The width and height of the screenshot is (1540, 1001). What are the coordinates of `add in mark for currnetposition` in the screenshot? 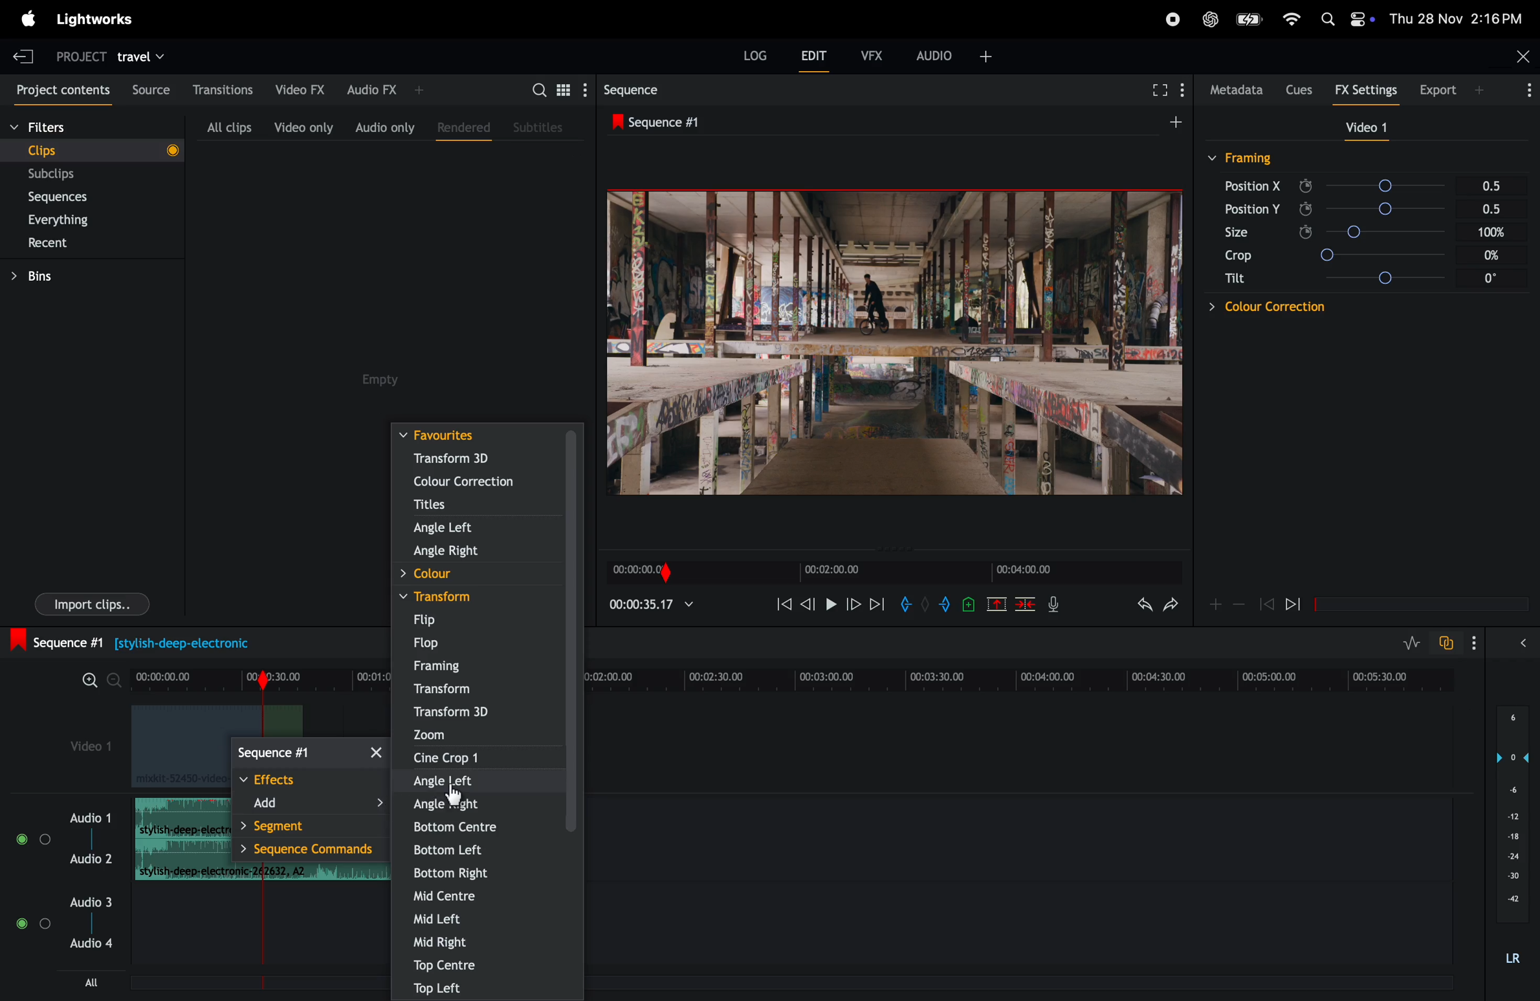 It's located at (908, 607).